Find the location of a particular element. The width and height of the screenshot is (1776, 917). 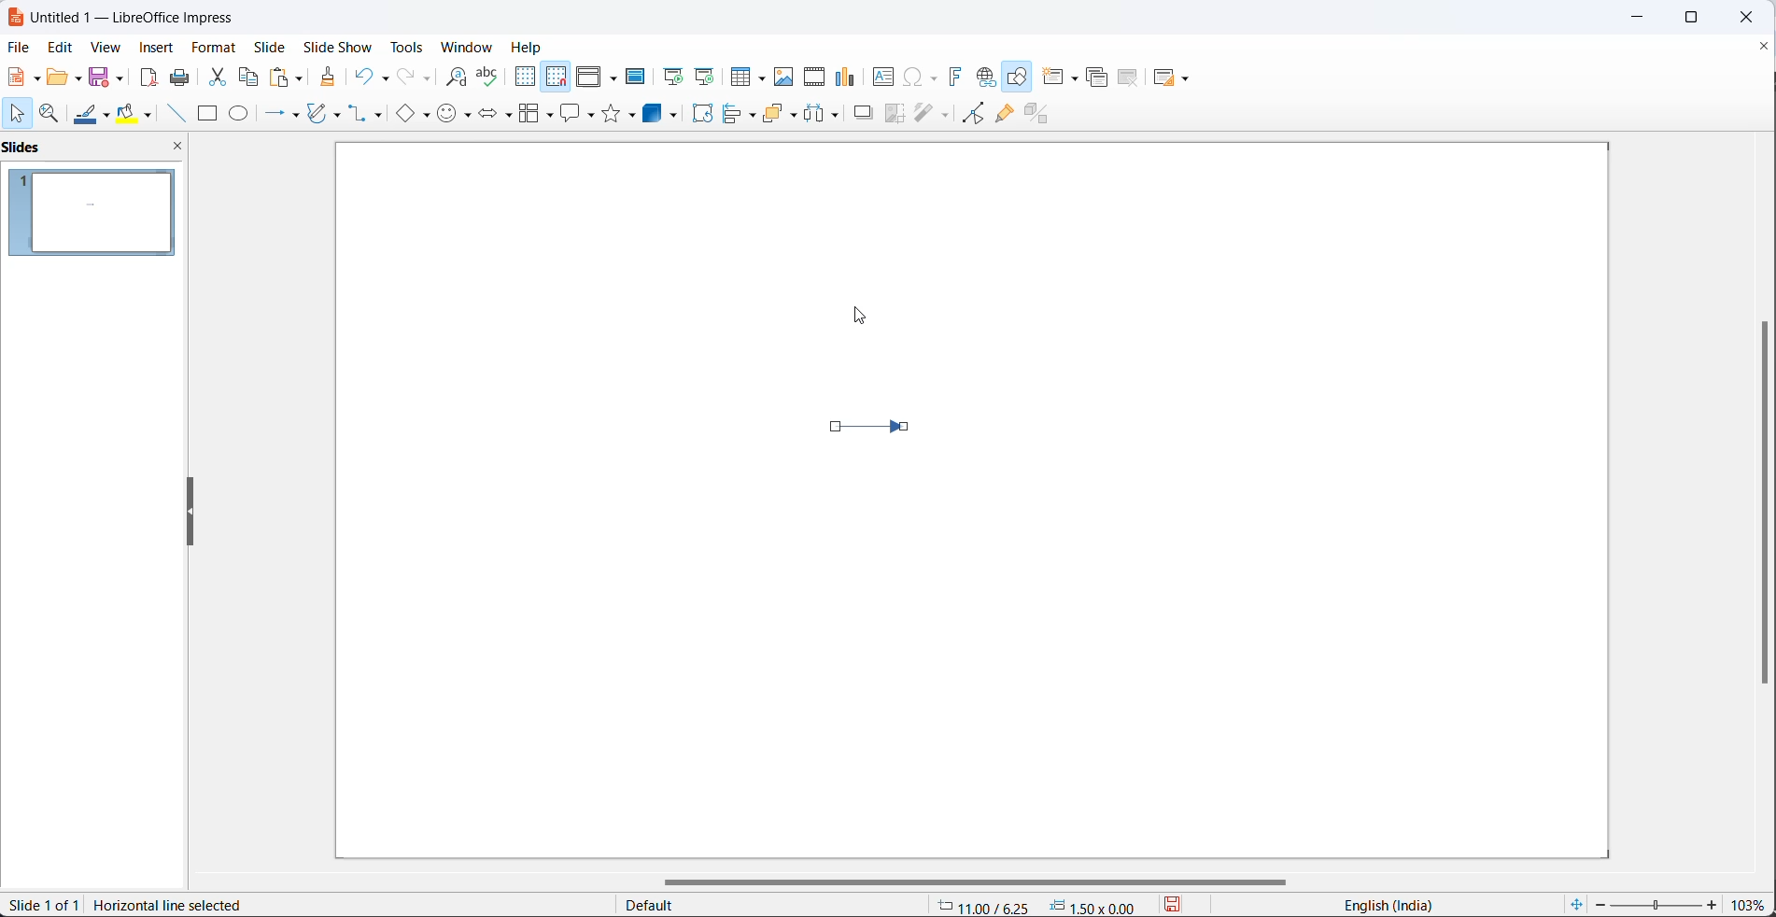

slide show is located at coordinates (334, 48).